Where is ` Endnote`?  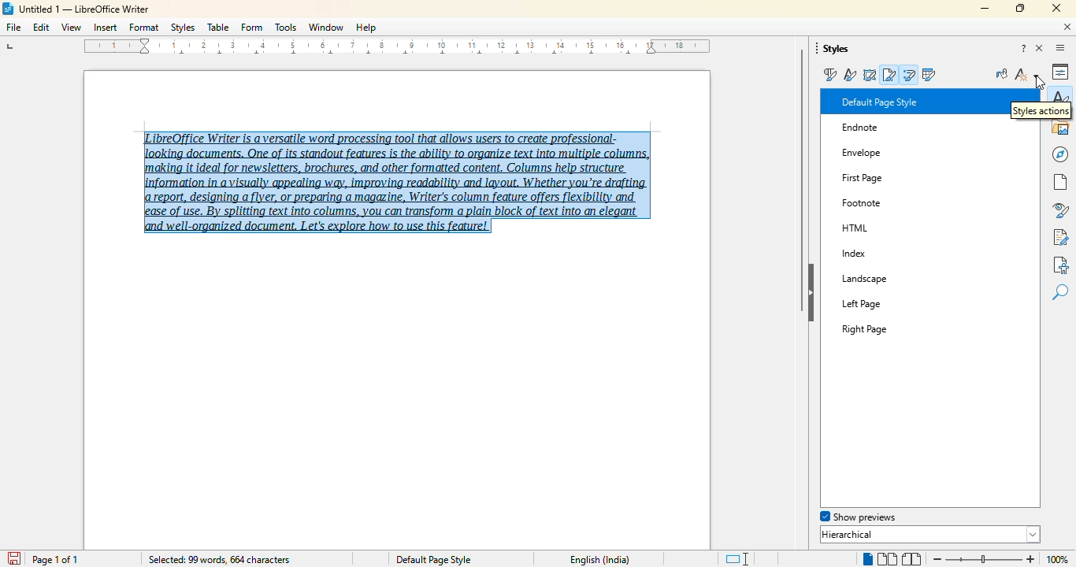
 Endnote is located at coordinates (908, 130).